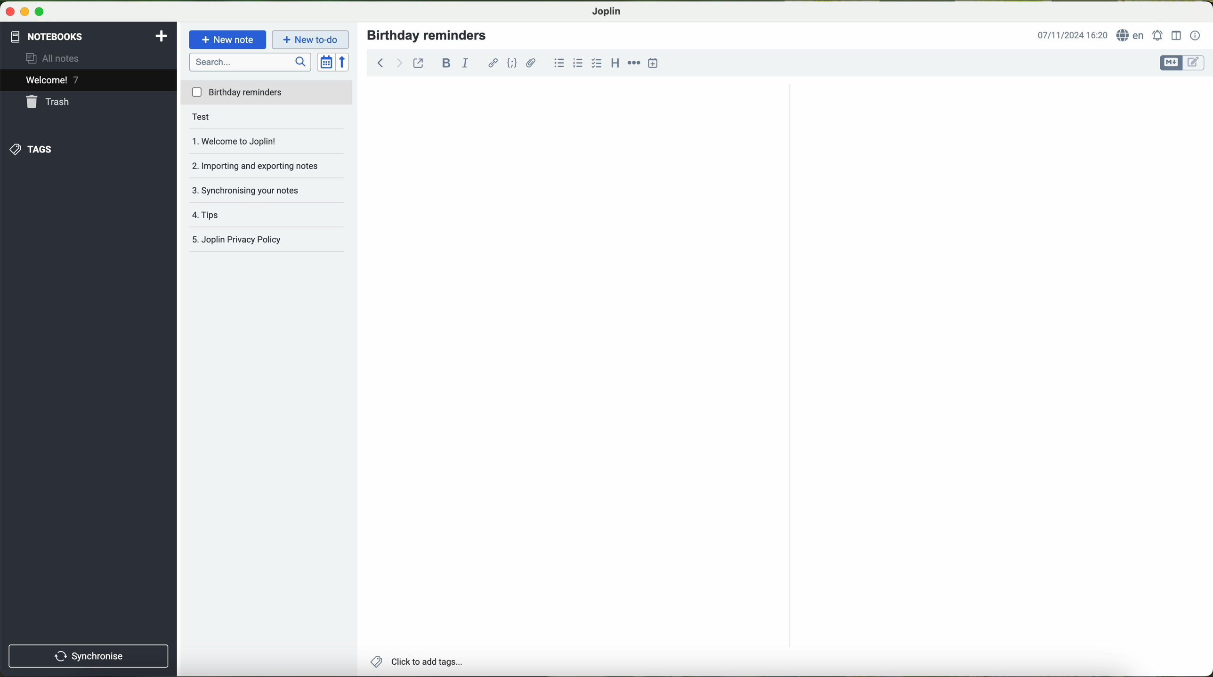 The height and width of the screenshot is (677, 1213). I want to click on language, so click(1132, 36).